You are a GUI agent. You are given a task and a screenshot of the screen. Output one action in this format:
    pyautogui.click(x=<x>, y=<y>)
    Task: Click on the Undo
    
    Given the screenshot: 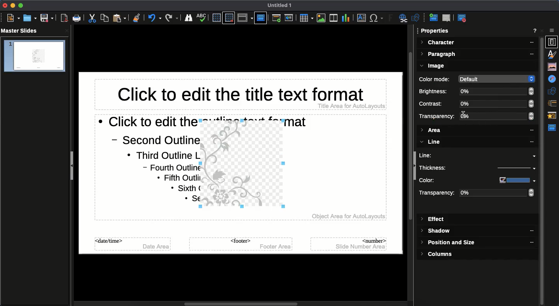 What is the action you would take?
    pyautogui.click(x=154, y=18)
    